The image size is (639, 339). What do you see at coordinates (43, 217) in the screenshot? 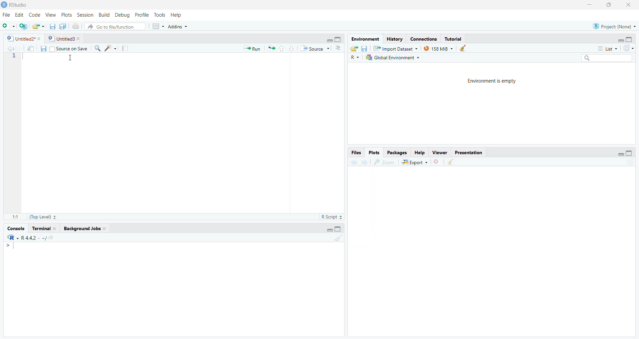
I see `(Top Level) ` at bounding box center [43, 217].